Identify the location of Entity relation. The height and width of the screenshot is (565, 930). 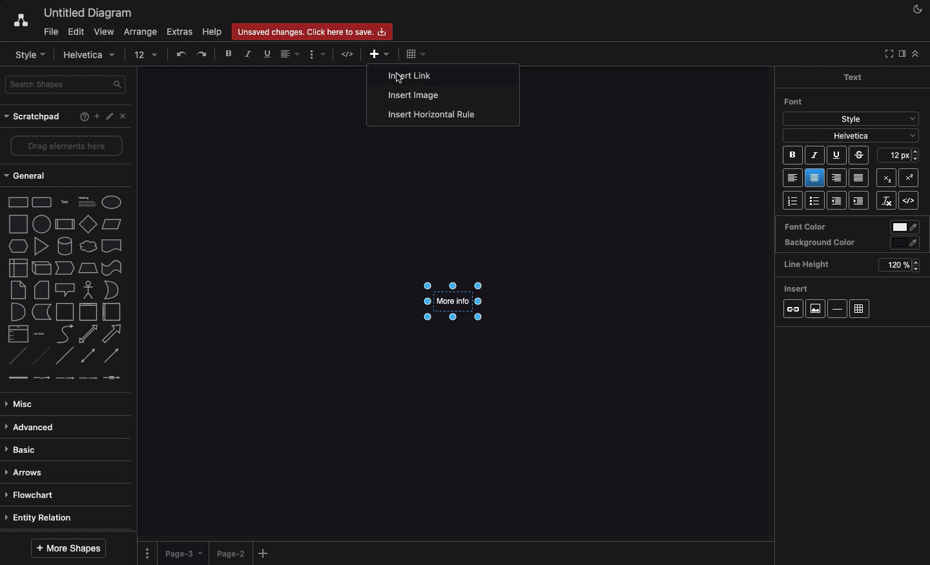
(41, 519).